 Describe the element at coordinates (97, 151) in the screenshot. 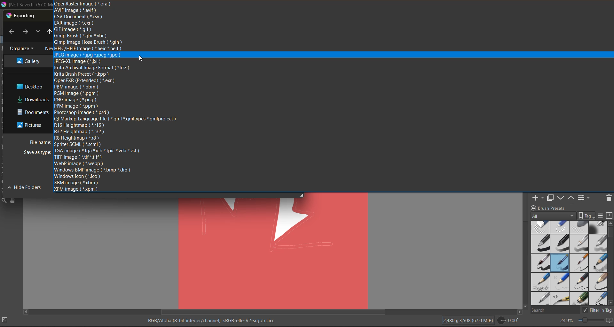

I see `tga image` at that location.